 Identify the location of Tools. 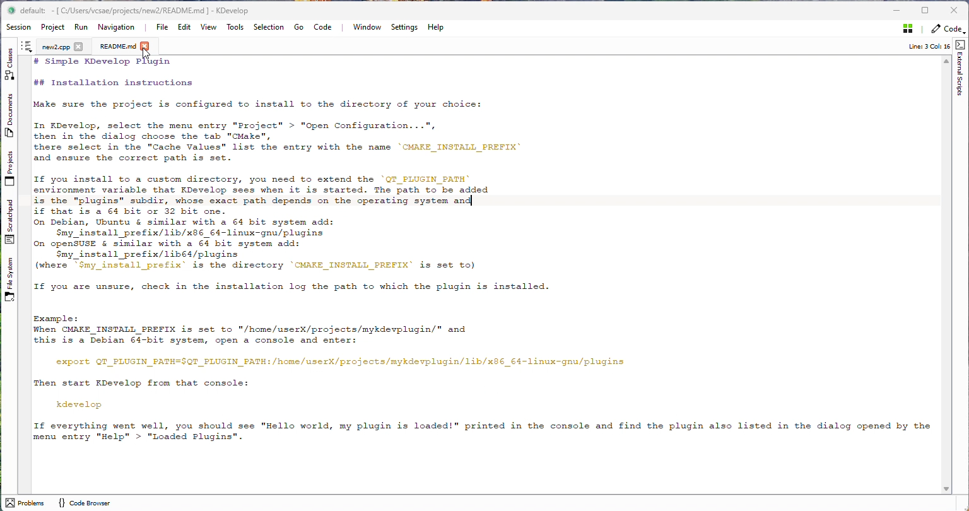
(238, 28).